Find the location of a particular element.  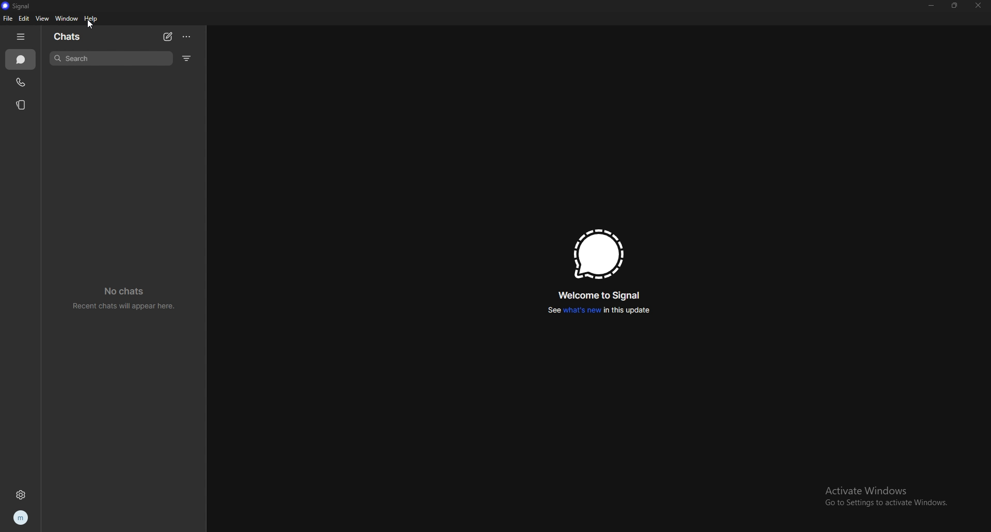

minimize is located at coordinates (932, 6).